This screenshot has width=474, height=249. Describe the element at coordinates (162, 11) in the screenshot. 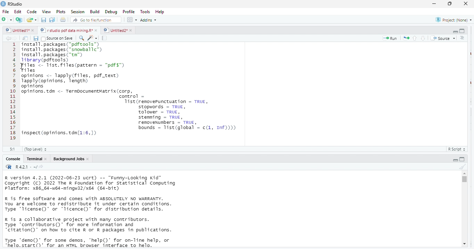

I see `help` at that location.